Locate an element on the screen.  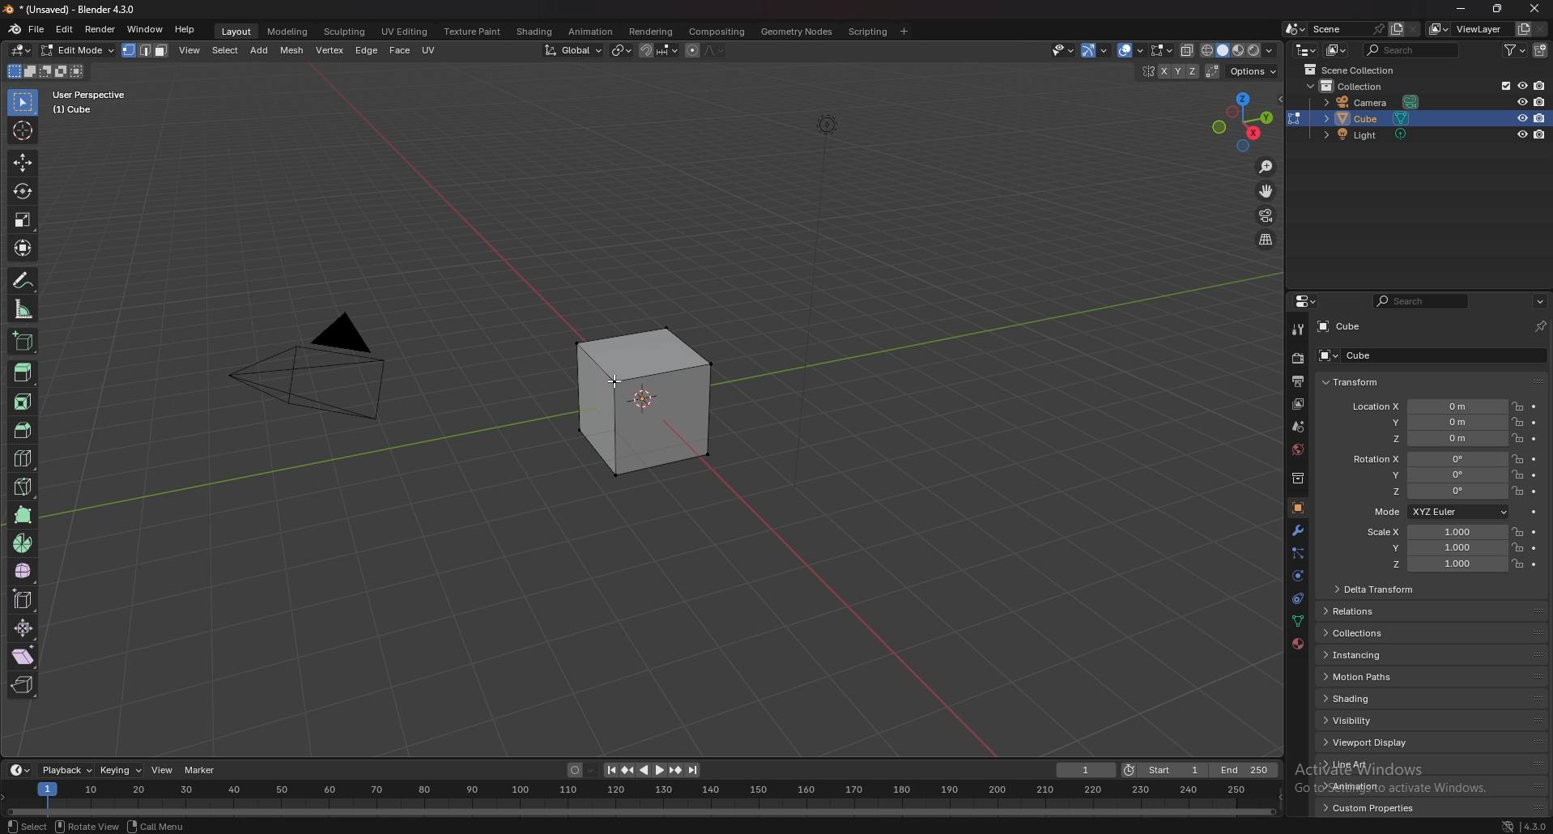
shrink is located at coordinates (23, 629).